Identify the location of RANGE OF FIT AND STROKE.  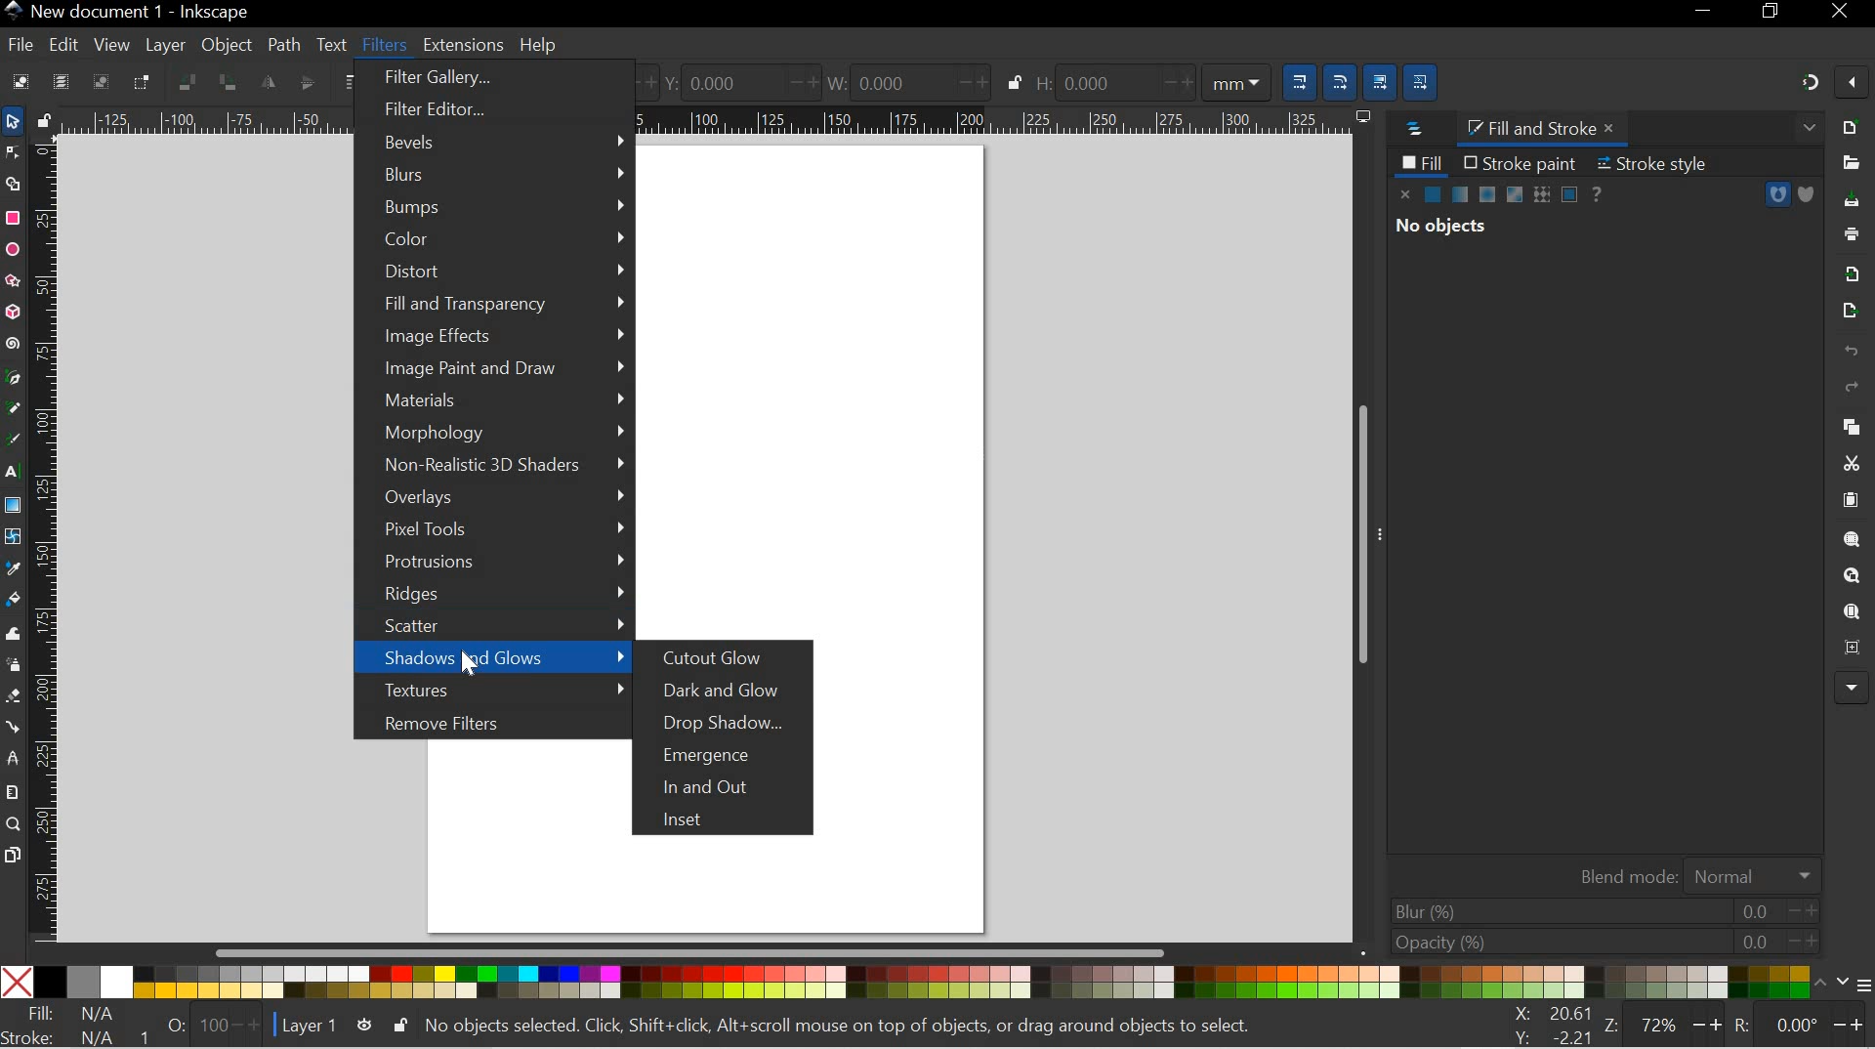
(206, 1025).